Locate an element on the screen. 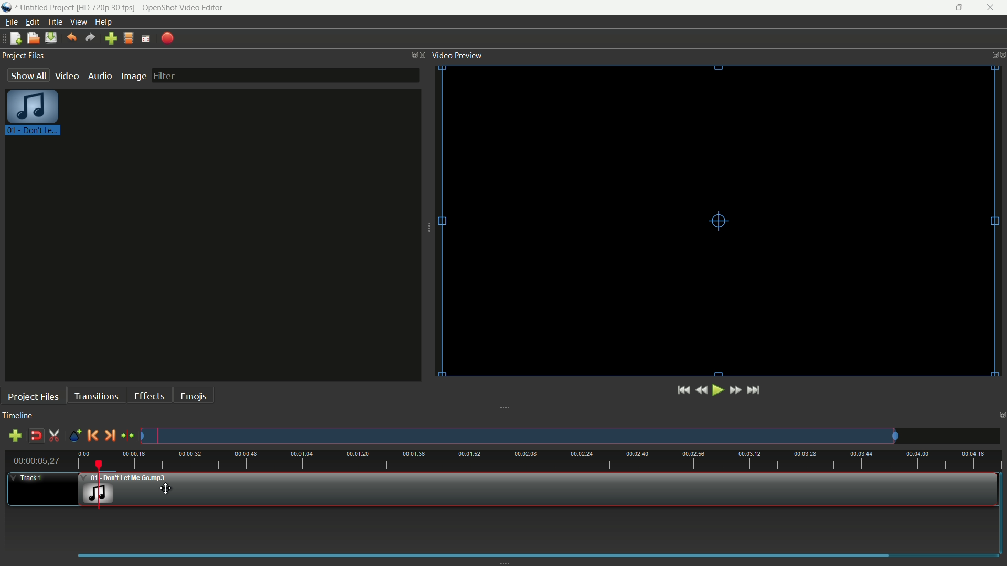 This screenshot has height=566, width=1007. filter bar is located at coordinates (286, 75).